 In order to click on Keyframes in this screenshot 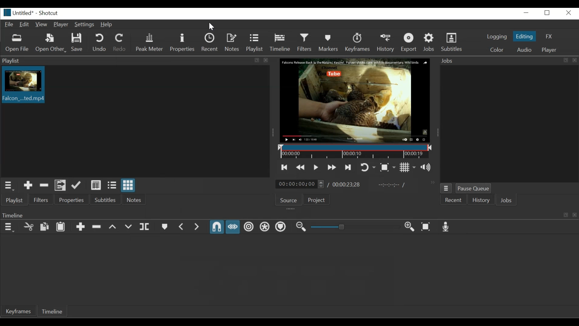, I will do `click(358, 43)`.